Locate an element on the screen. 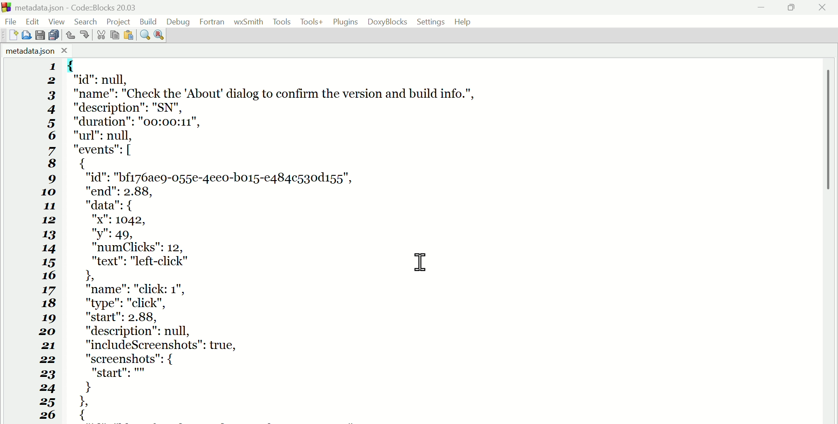 The image size is (838, 424). cursor is located at coordinates (422, 263).